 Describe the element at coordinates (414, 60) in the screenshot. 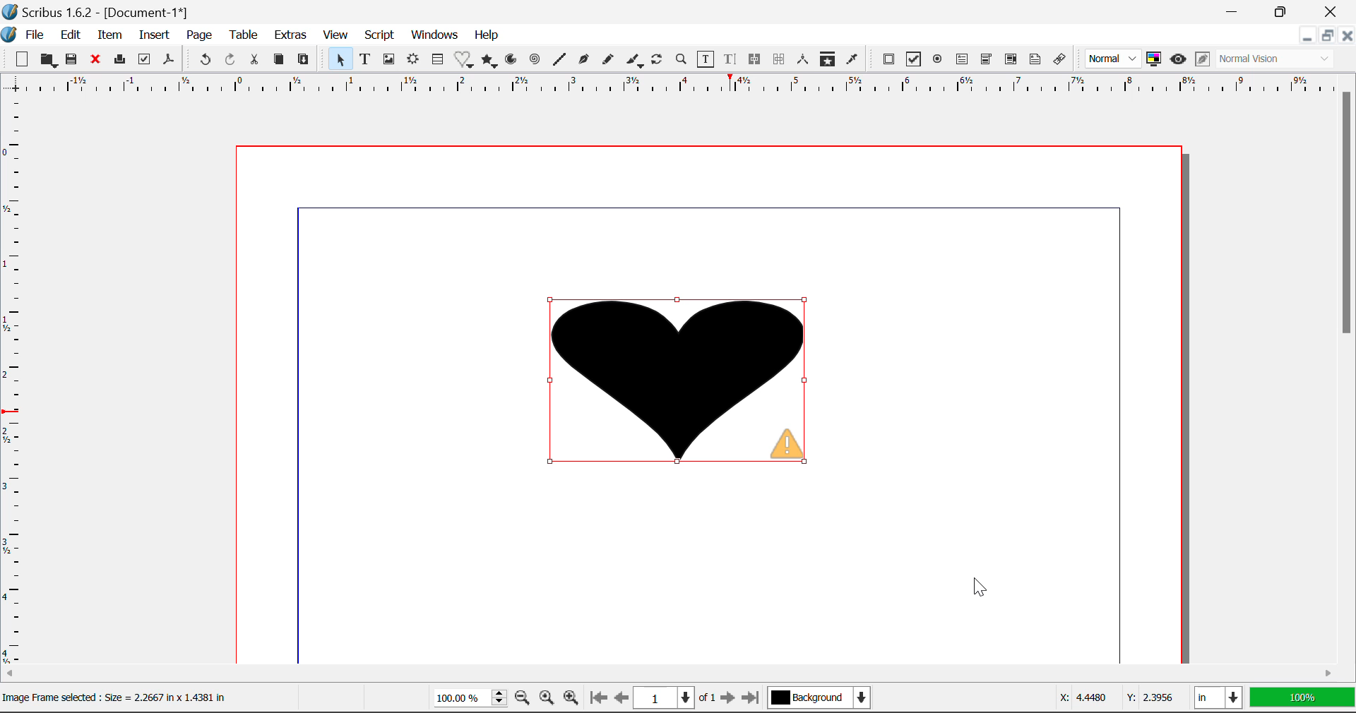

I see `Render Frame` at that location.